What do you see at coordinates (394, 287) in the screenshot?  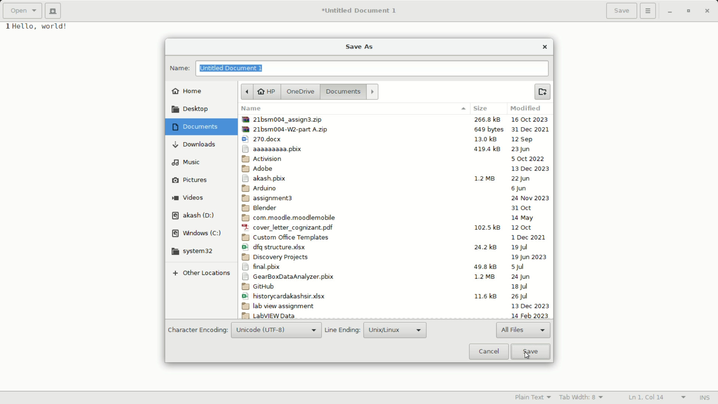 I see `File` at bounding box center [394, 287].